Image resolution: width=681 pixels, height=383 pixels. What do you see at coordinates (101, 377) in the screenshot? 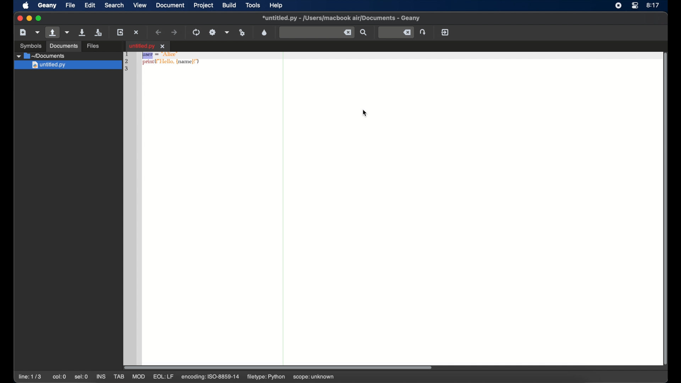
I see `ins` at bounding box center [101, 377].